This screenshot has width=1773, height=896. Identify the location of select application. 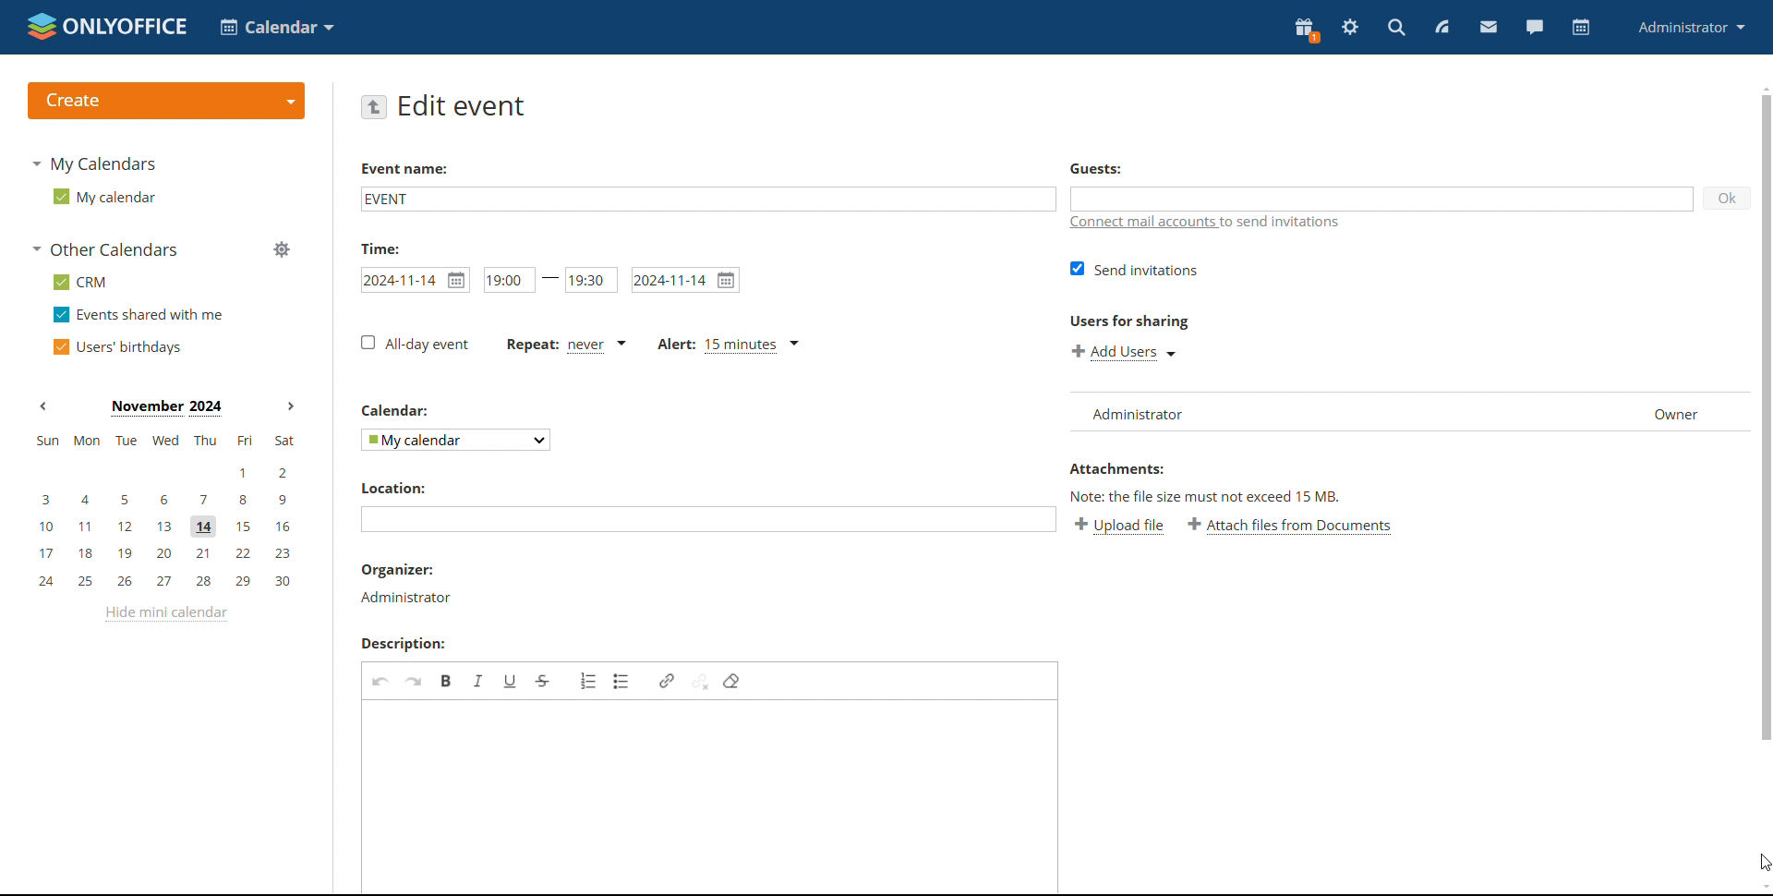
(279, 27).